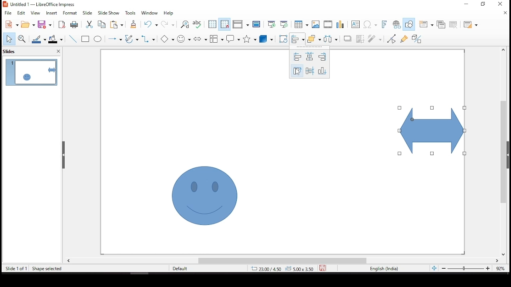  Describe the element at coordinates (87, 13) in the screenshot. I see `slide` at that location.